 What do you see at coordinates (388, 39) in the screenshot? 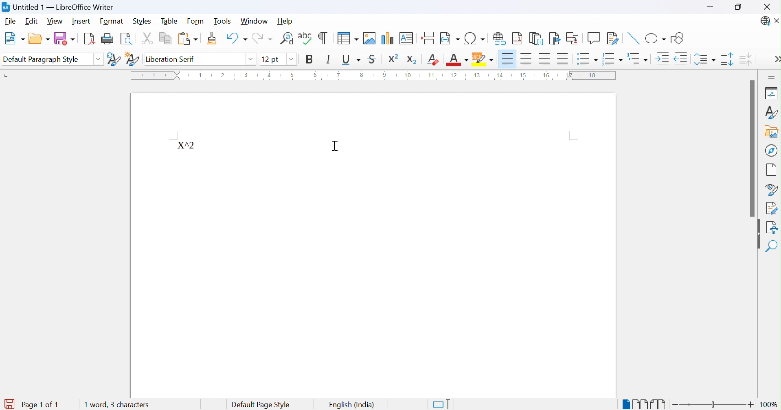
I see `Insert chart` at bounding box center [388, 39].